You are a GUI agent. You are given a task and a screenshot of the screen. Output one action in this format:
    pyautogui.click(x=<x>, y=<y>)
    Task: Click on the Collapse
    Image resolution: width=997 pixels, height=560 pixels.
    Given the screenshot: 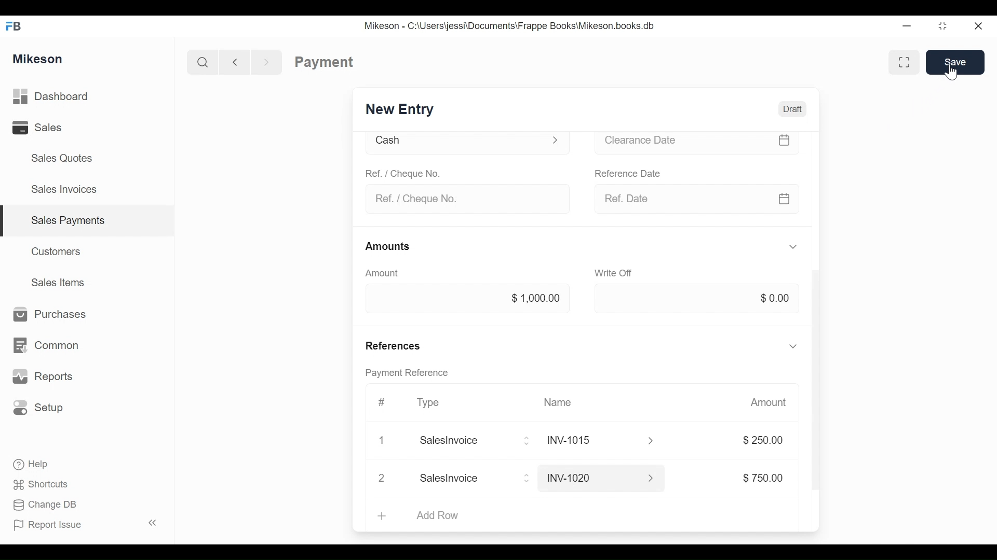 What is the action you would take?
    pyautogui.click(x=155, y=524)
    